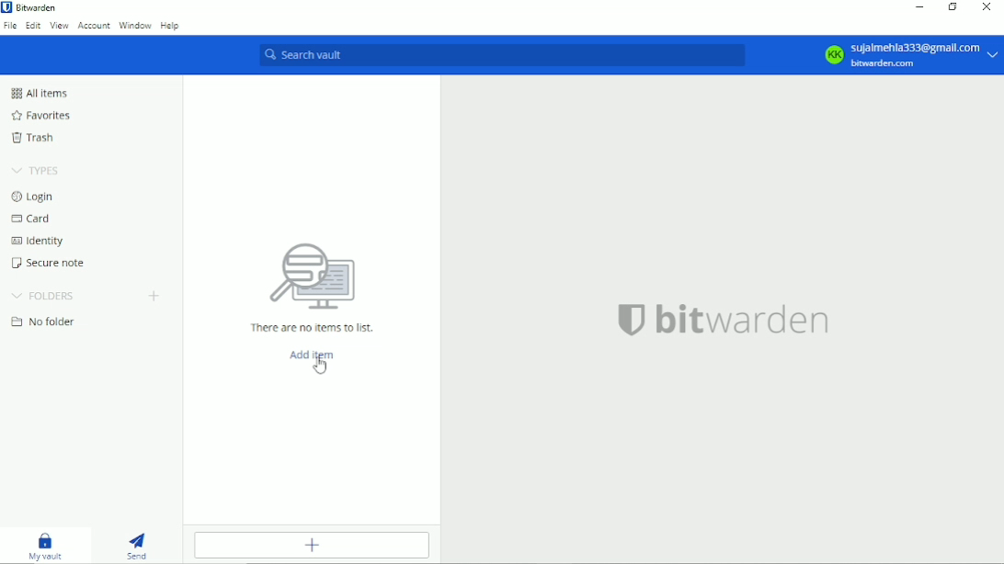 Image resolution: width=1004 pixels, height=564 pixels. Describe the element at coordinates (40, 115) in the screenshot. I see `Favorites` at that location.